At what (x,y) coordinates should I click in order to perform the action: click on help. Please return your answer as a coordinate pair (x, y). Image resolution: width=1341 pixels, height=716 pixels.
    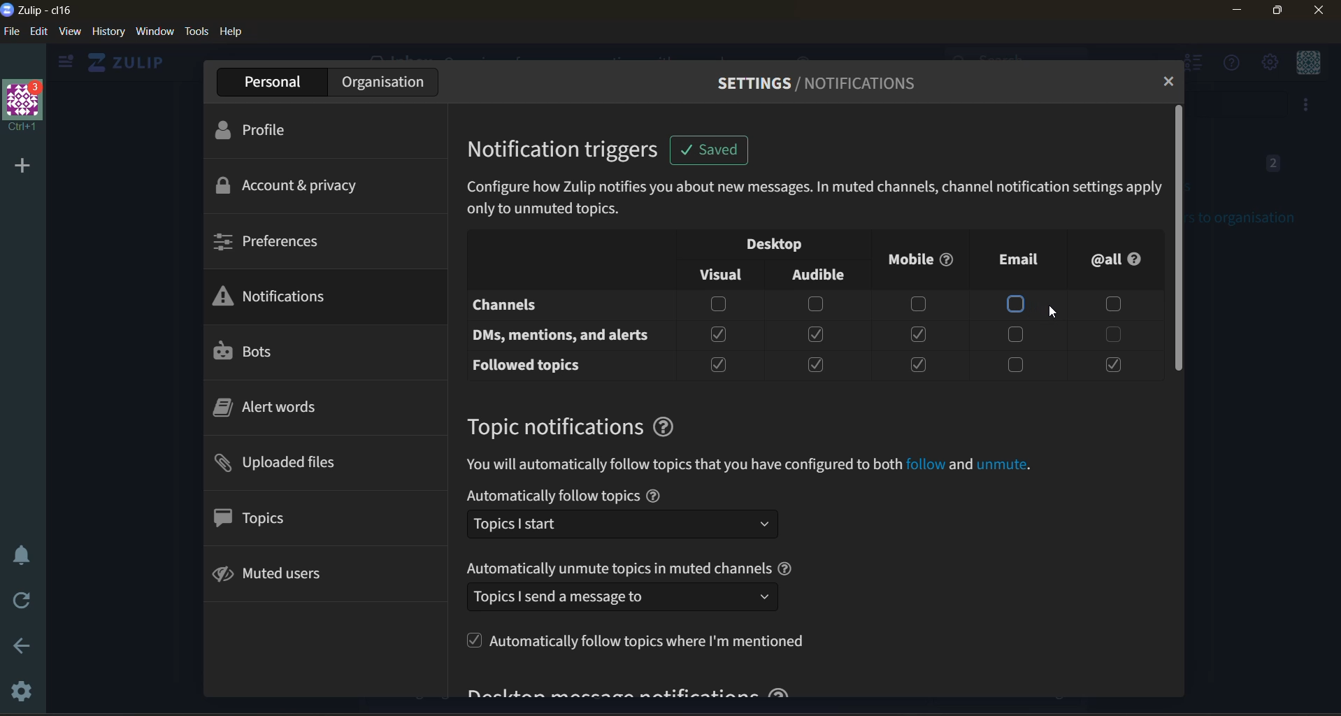
    Looking at the image, I should click on (787, 568).